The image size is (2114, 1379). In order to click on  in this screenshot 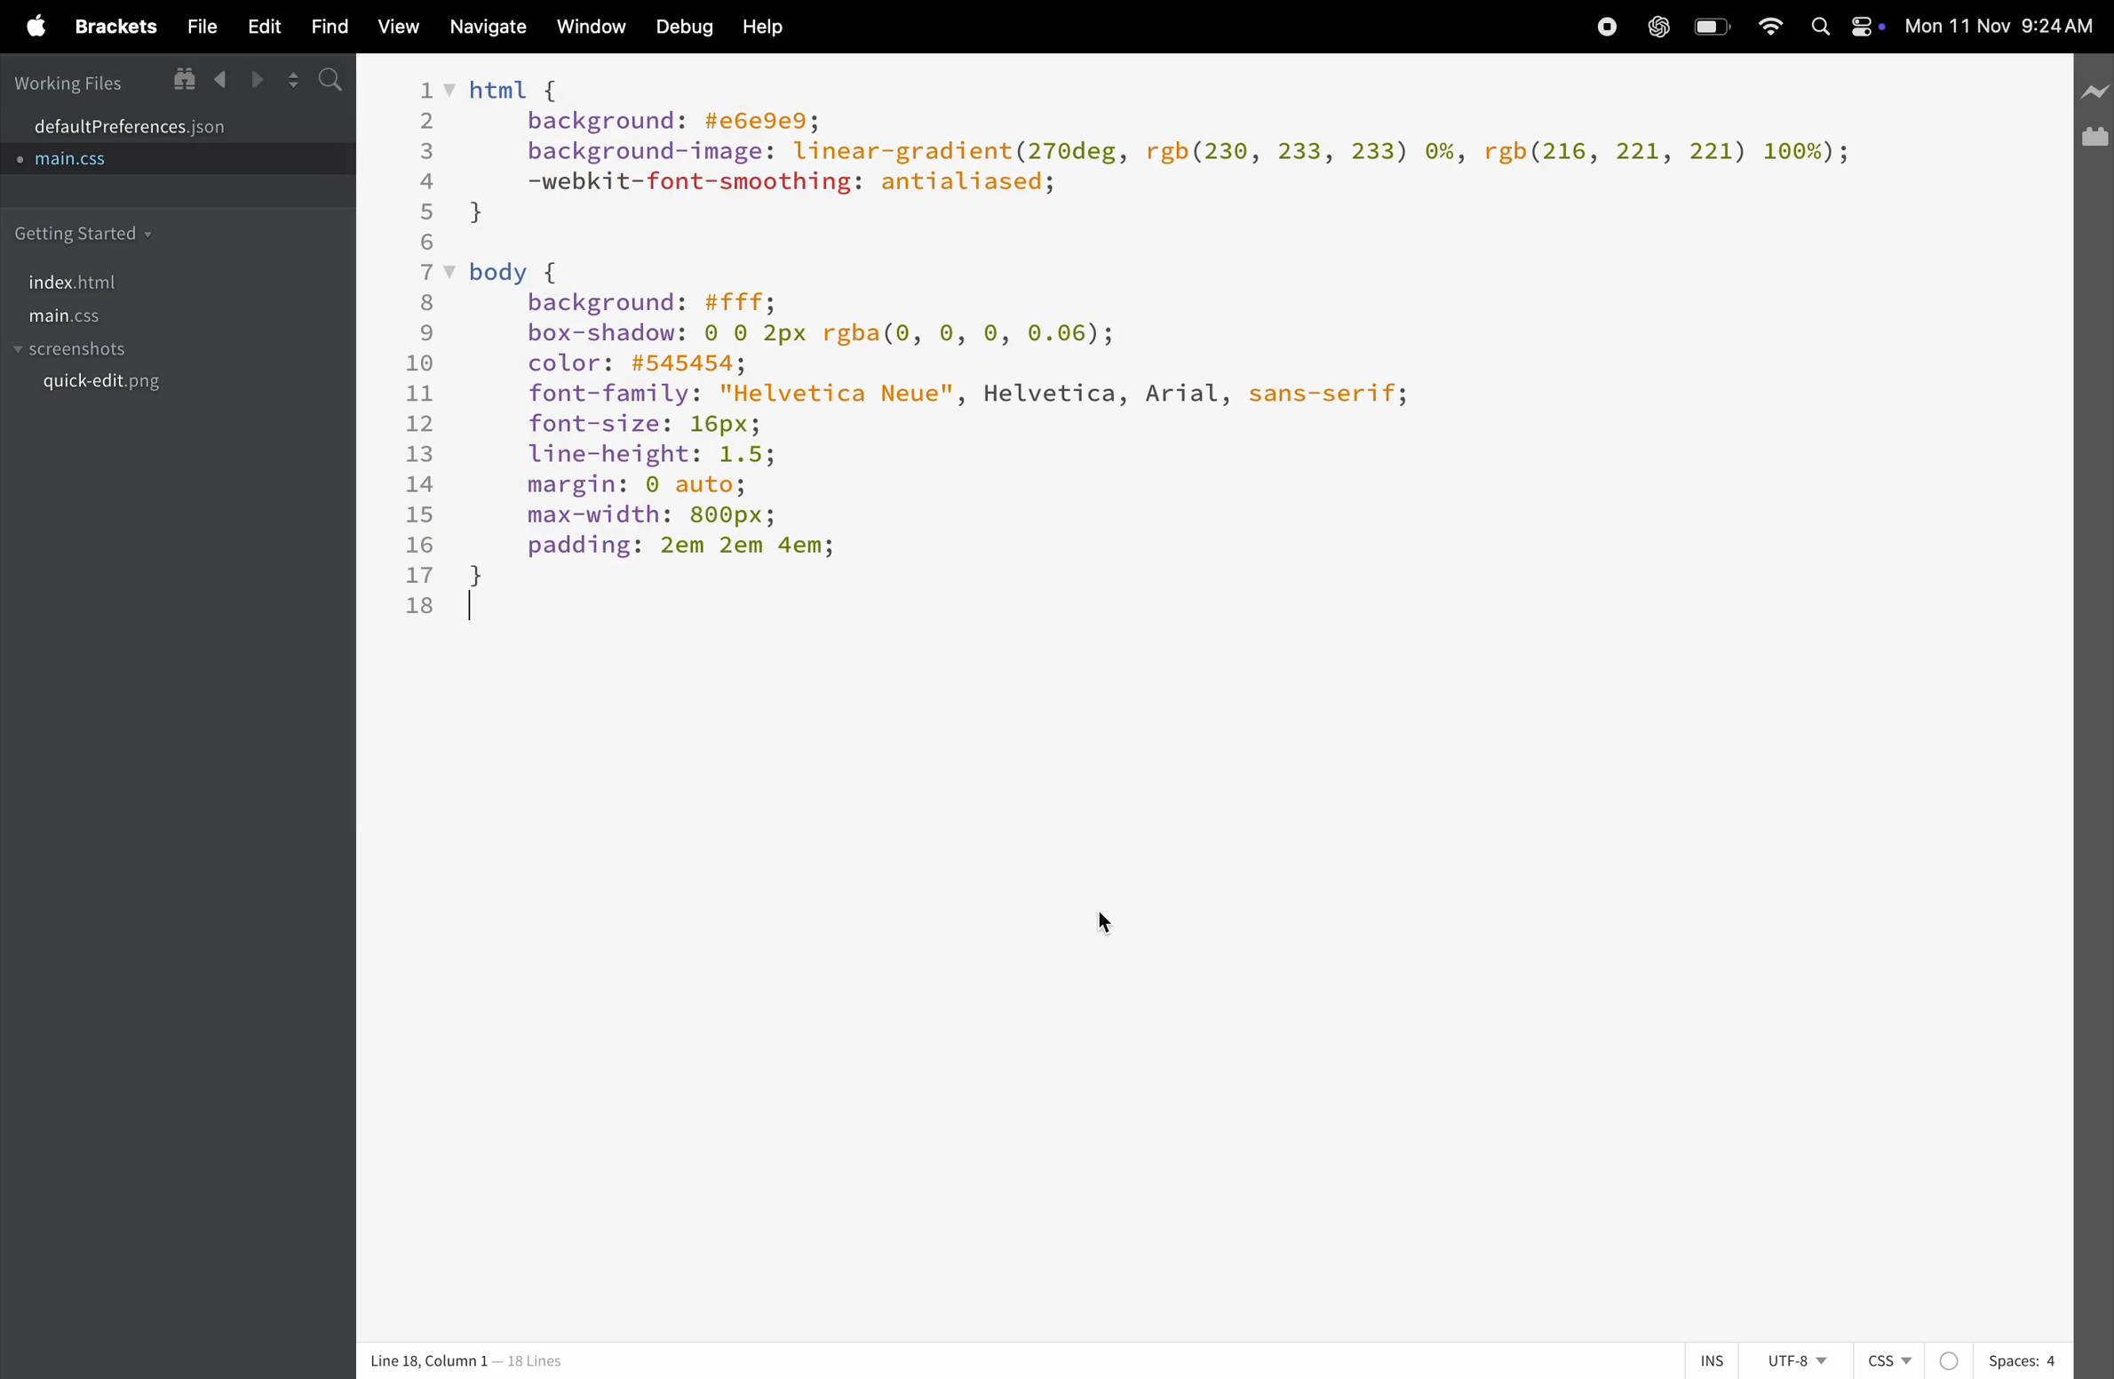, I will do `click(1714, 27)`.